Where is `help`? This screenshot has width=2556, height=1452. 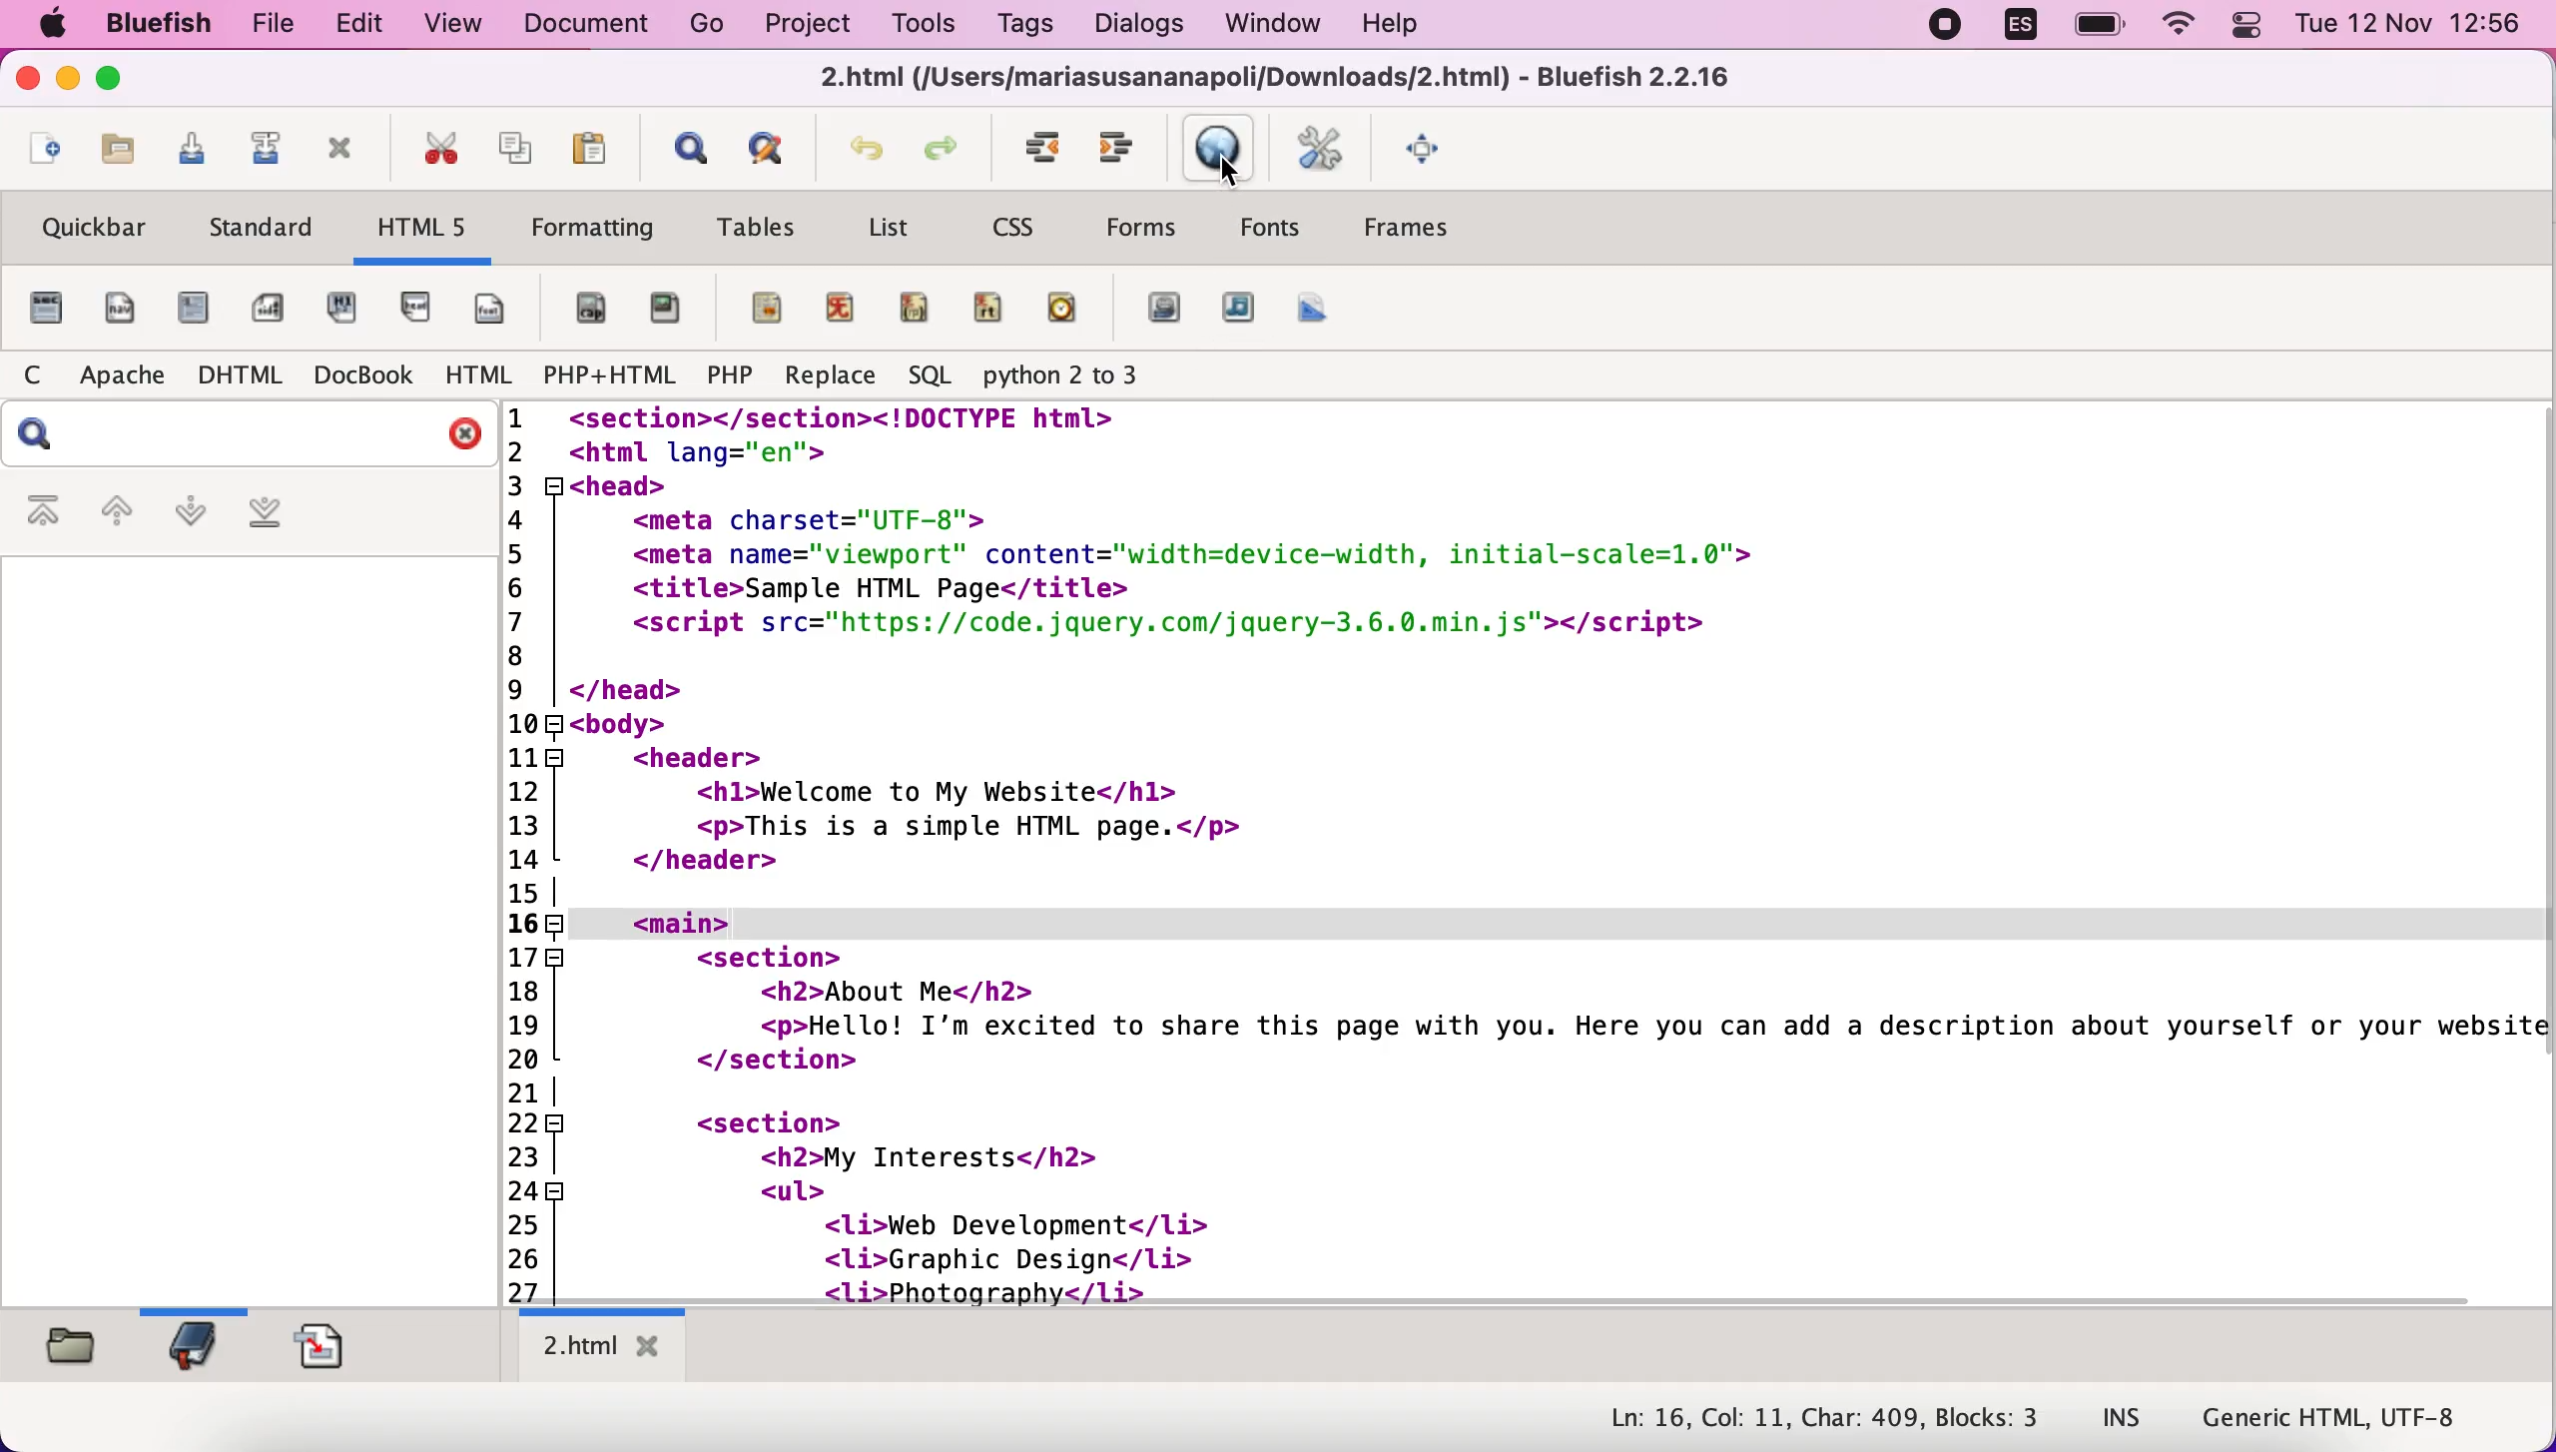 help is located at coordinates (1398, 28).